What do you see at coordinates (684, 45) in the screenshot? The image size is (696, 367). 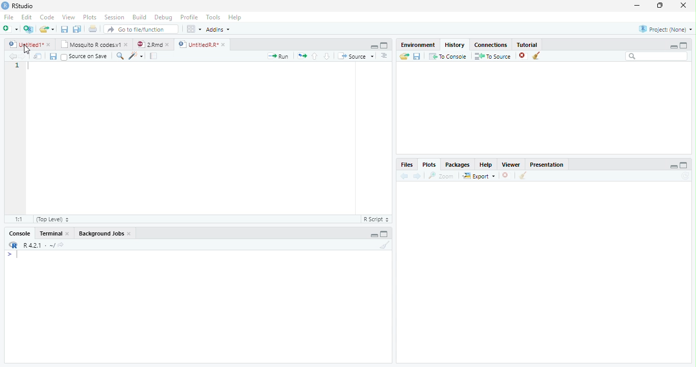 I see `maximize` at bounding box center [684, 45].